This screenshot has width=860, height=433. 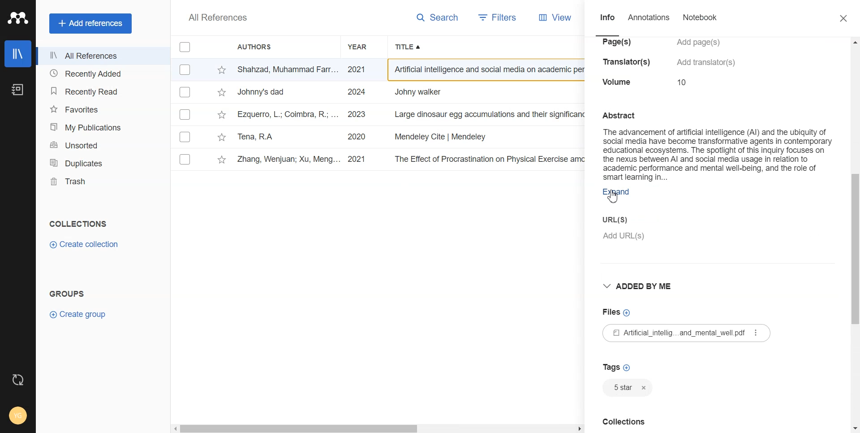 I want to click on Checkmarks, so click(x=186, y=70).